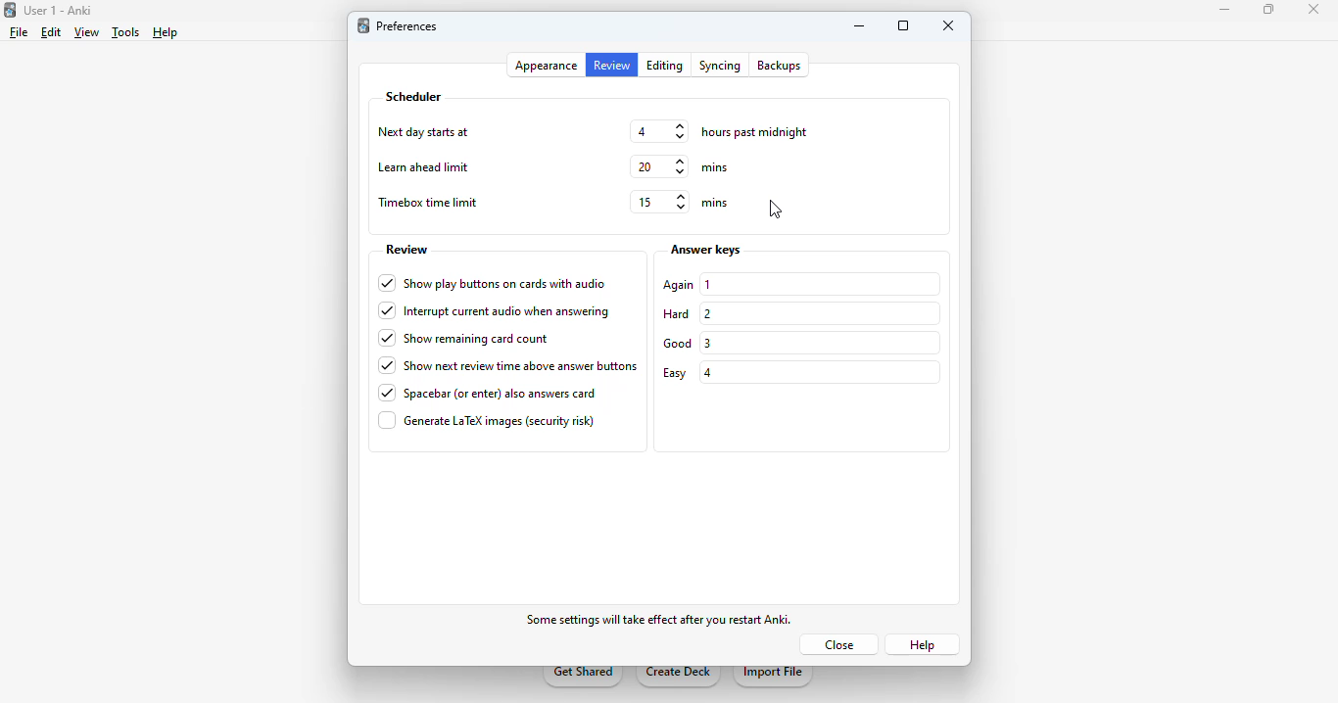 This screenshot has height=703, width=1338. I want to click on scheduler, so click(414, 97).